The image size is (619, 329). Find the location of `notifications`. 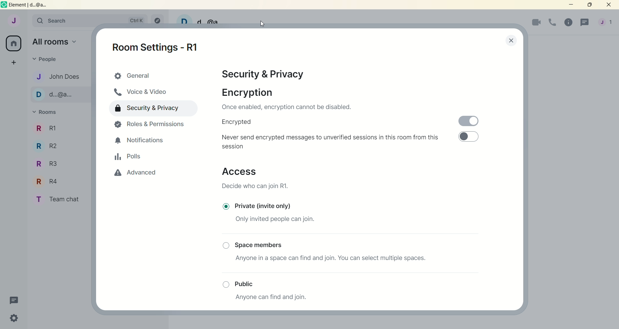

notifications is located at coordinates (142, 141).